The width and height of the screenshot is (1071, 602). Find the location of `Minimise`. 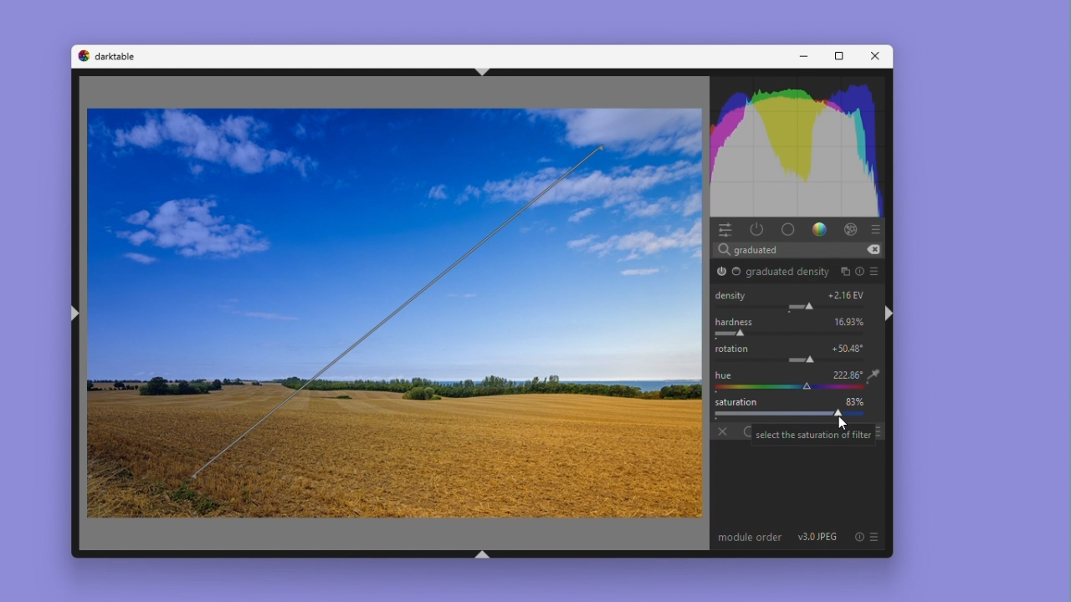

Minimise is located at coordinates (802, 56).